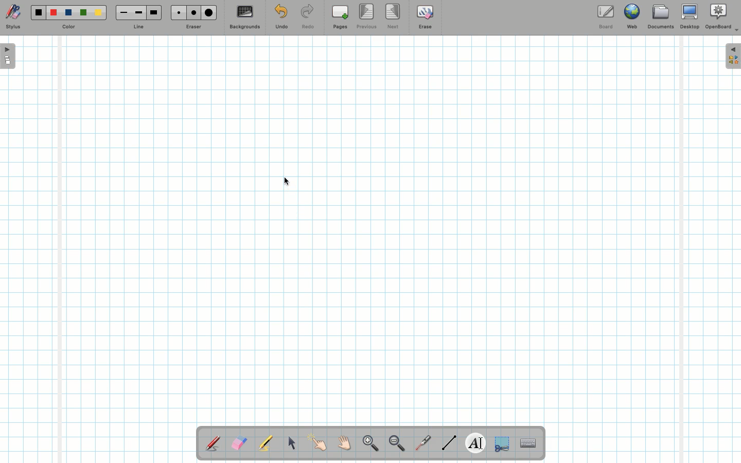 Image resolution: width=741 pixels, height=463 pixels. What do you see at coordinates (38, 12) in the screenshot?
I see `Black` at bounding box center [38, 12].